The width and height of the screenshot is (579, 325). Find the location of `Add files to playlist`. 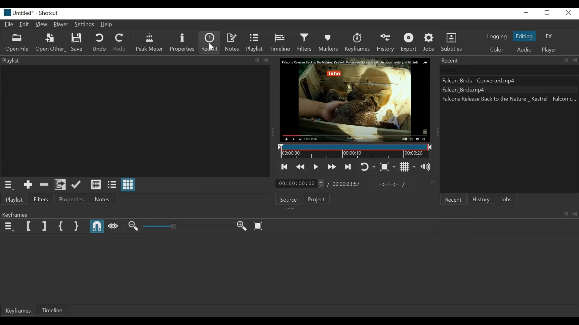

Add files to playlist is located at coordinates (60, 185).